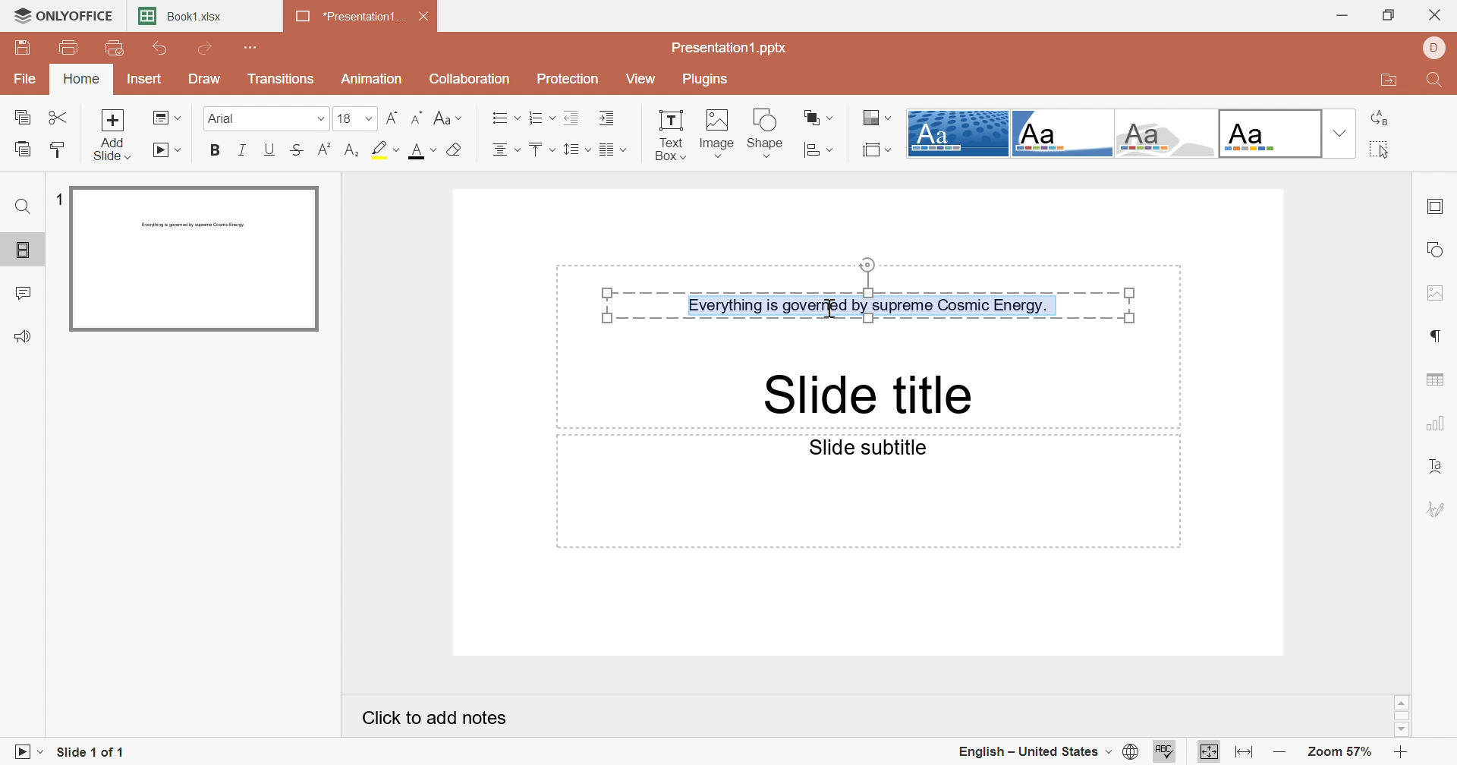  I want to click on Find, so click(23, 204).